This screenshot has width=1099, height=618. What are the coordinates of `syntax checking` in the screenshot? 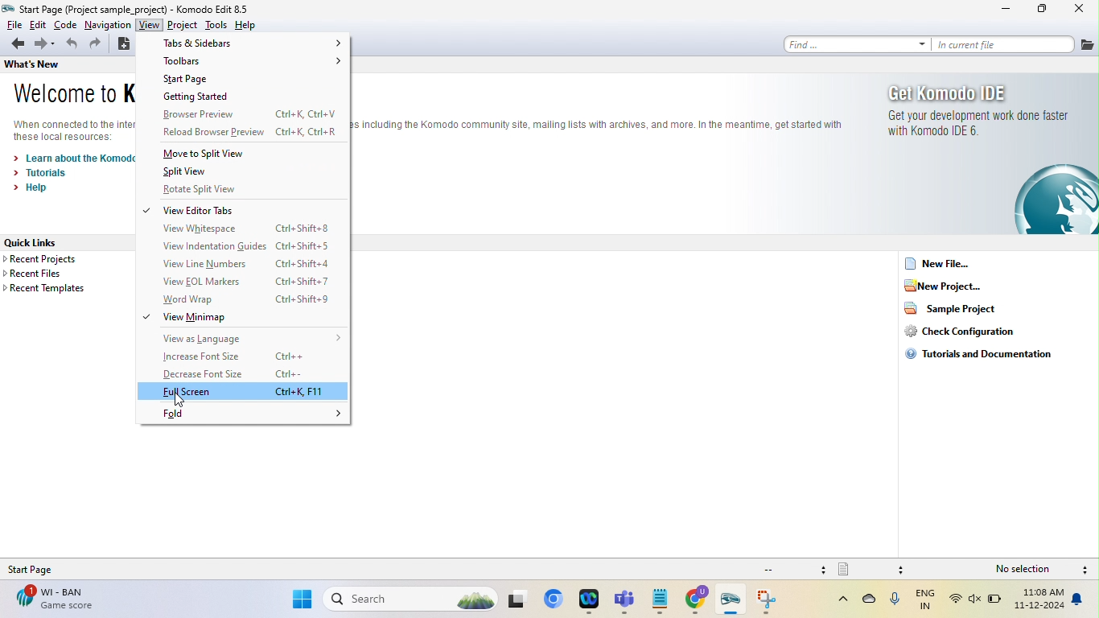 It's located at (1085, 571).